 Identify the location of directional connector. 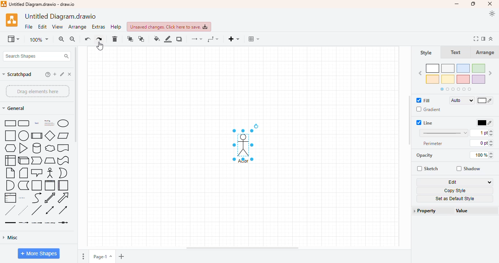
(63, 210).